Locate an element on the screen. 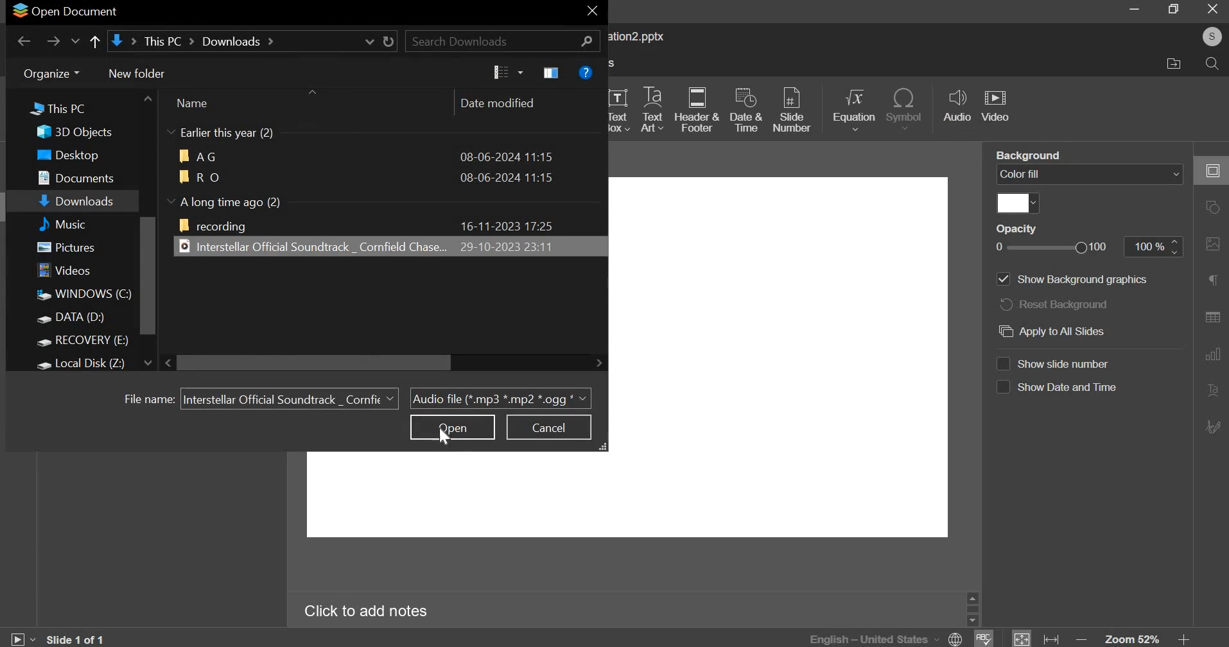 The height and width of the screenshot is (647, 1229). click here to add notes is located at coordinates (367, 609).